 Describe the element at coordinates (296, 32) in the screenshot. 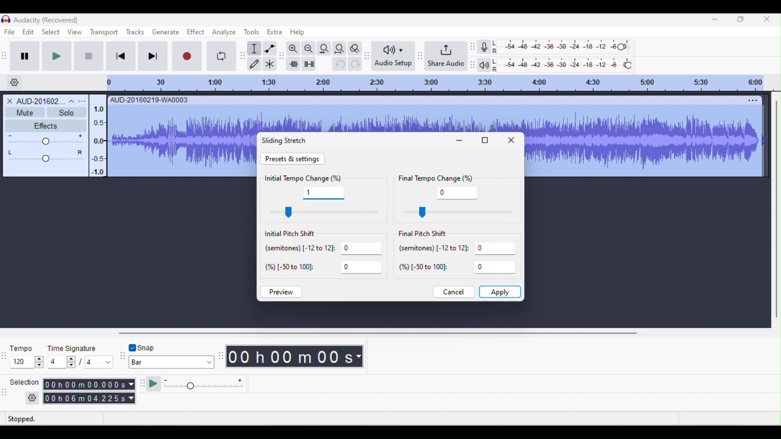

I see `help` at that location.